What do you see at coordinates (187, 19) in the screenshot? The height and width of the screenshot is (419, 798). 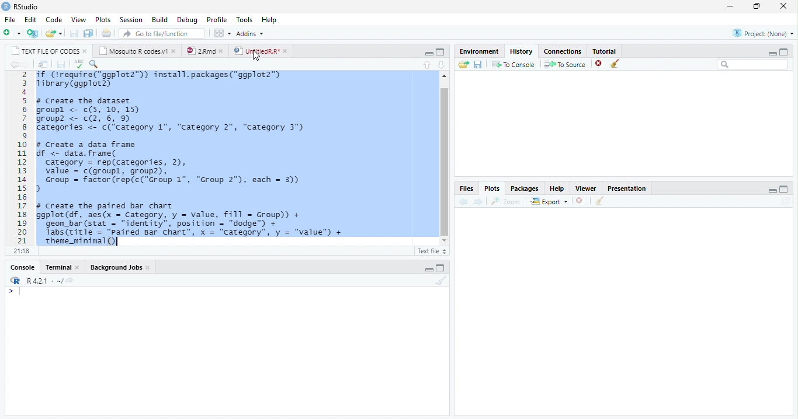 I see `debug` at bounding box center [187, 19].